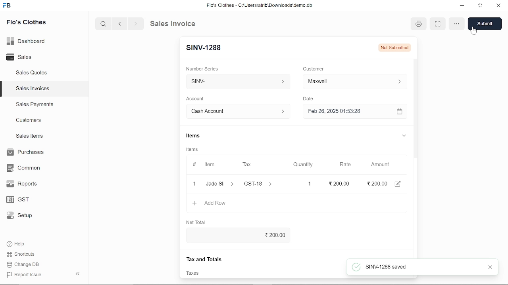 The height and width of the screenshot is (285, 508). What do you see at coordinates (491, 268) in the screenshot?
I see `close` at bounding box center [491, 268].